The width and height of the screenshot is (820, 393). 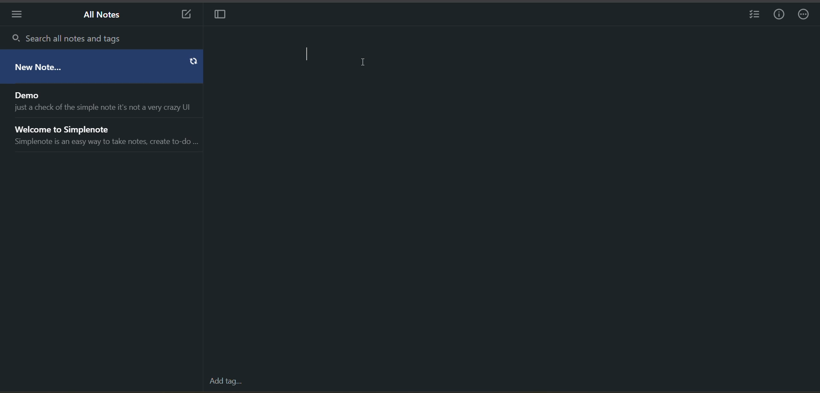 I want to click on toggle focus mode, so click(x=220, y=15).